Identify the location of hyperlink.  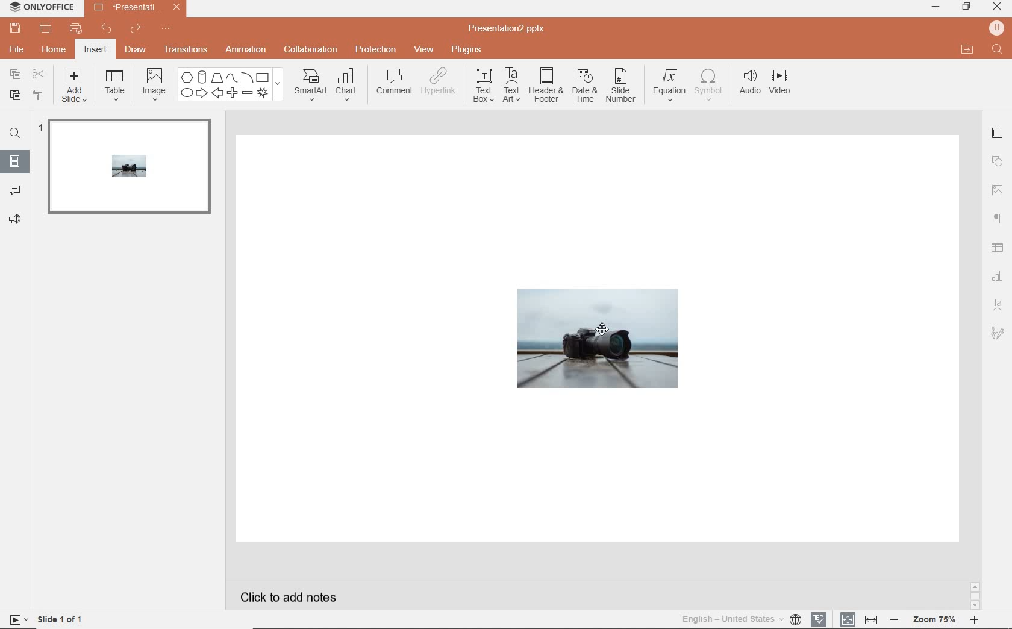
(442, 84).